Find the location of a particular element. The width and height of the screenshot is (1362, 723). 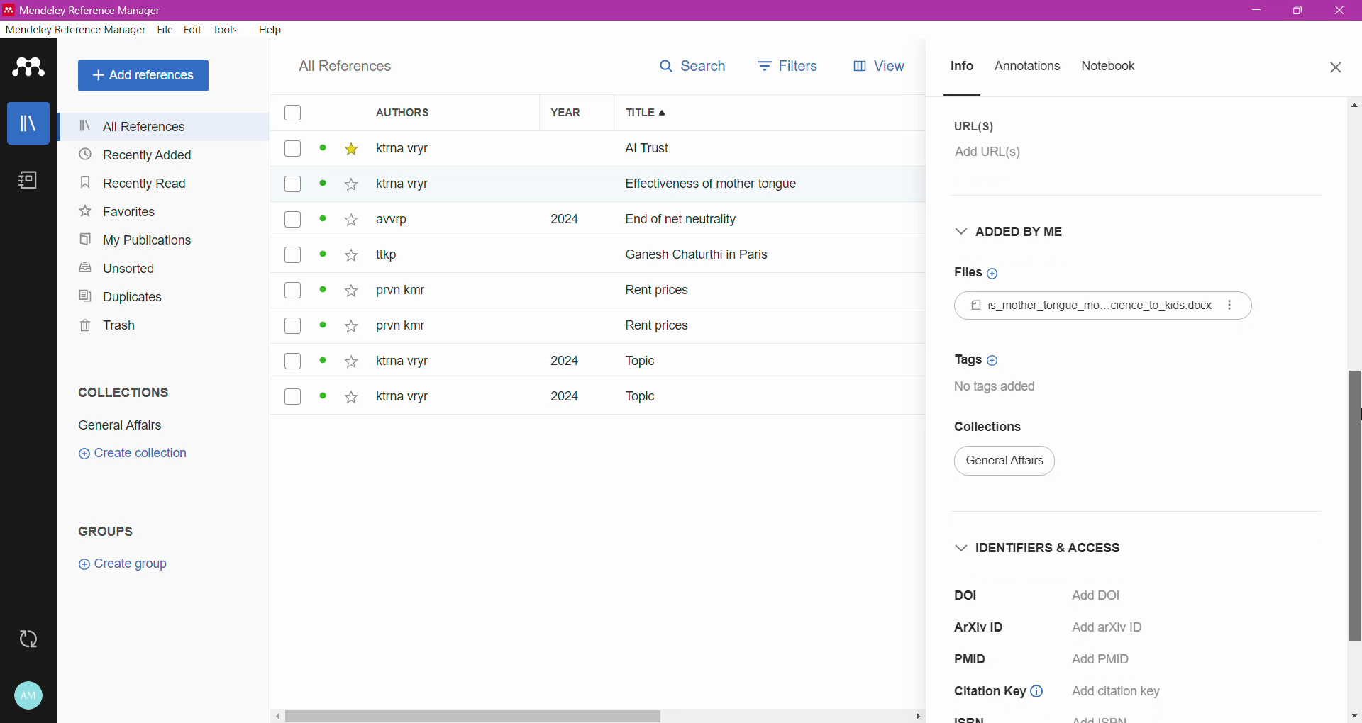

All References is located at coordinates (146, 76).